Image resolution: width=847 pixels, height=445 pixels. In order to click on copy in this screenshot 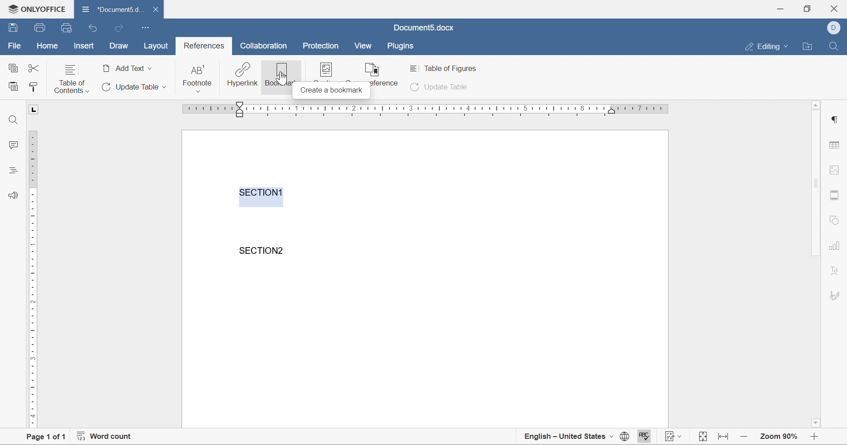, I will do `click(12, 67)`.